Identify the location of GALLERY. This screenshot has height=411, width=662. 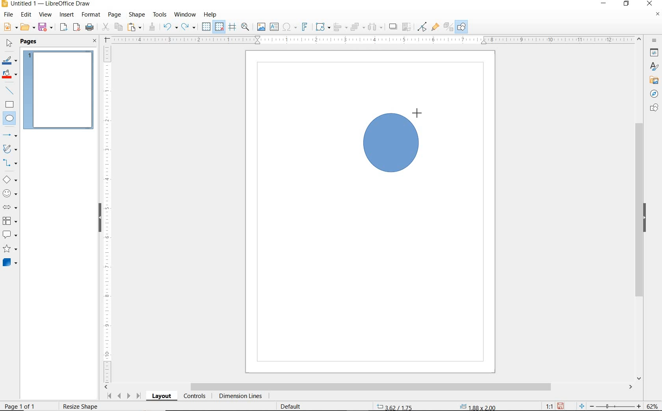
(653, 80).